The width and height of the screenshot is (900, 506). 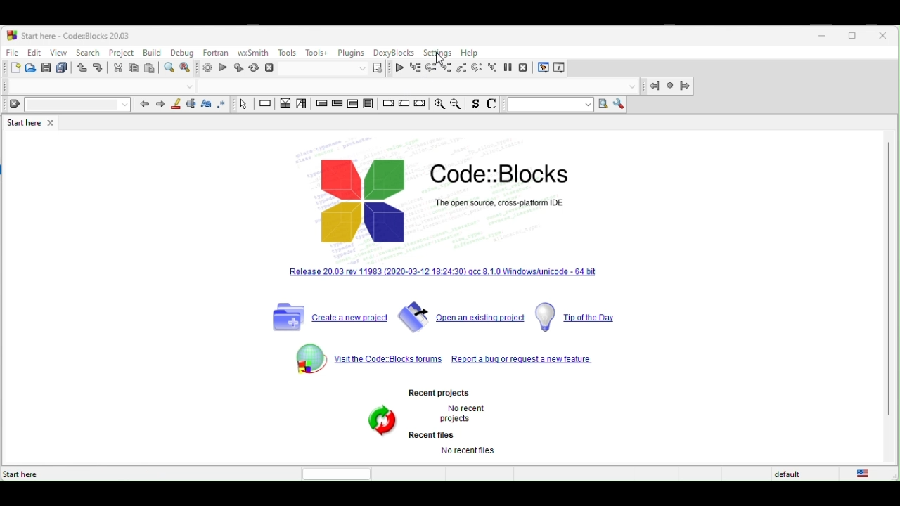 I want to click on doxyblocks, so click(x=395, y=53).